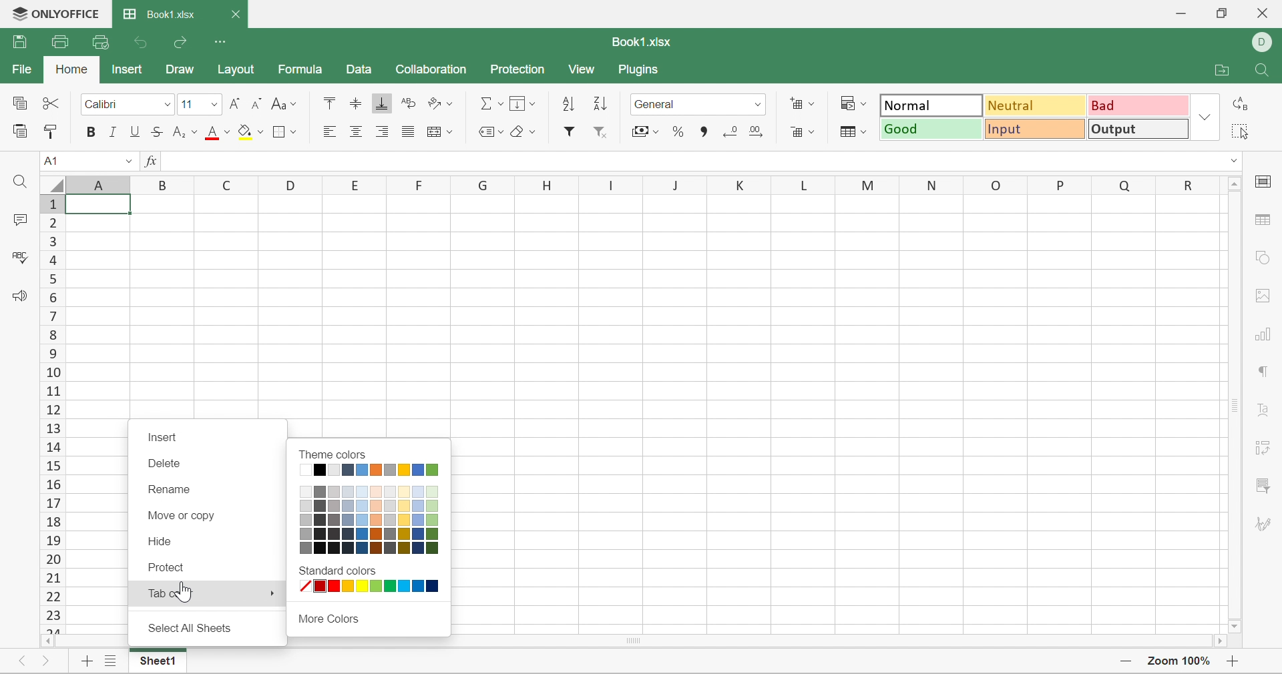 The height and width of the screenshot is (674, 1282). What do you see at coordinates (43, 663) in the screenshot?
I see `Next` at bounding box center [43, 663].